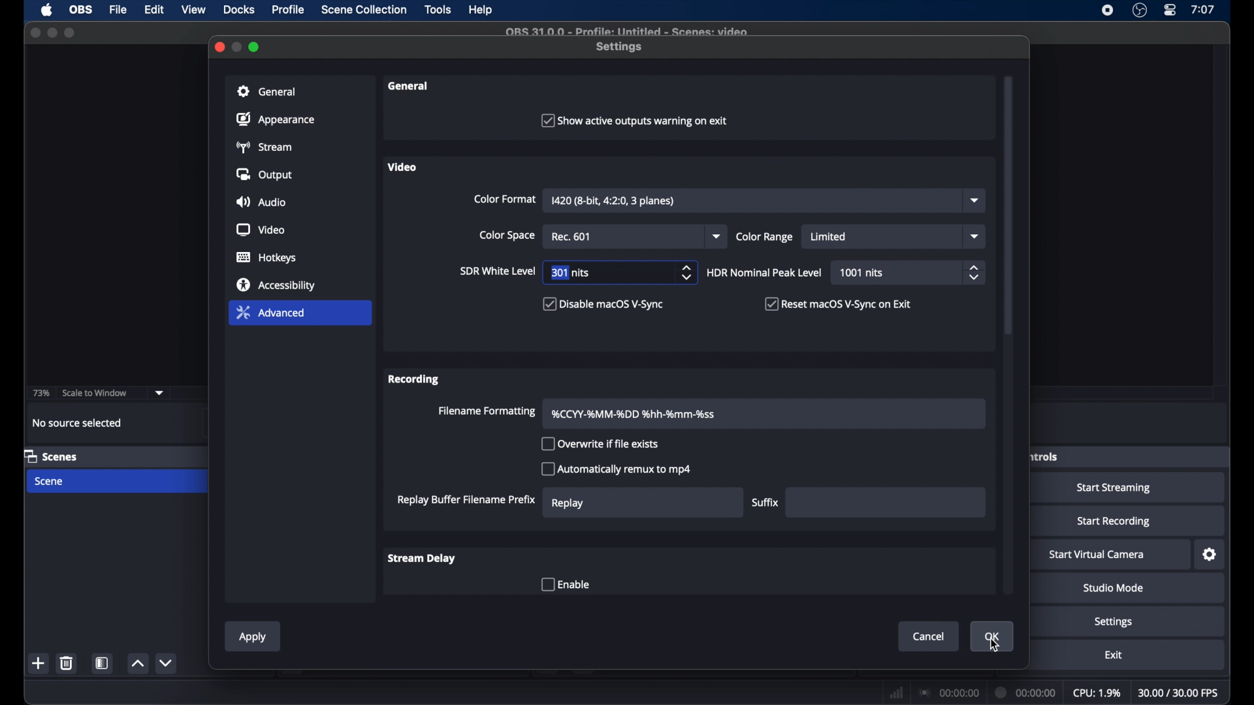 The width and height of the screenshot is (1254, 705). What do you see at coordinates (976, 200) in the screenshot?
I see `dropdown` at bounding box center [976, 200].